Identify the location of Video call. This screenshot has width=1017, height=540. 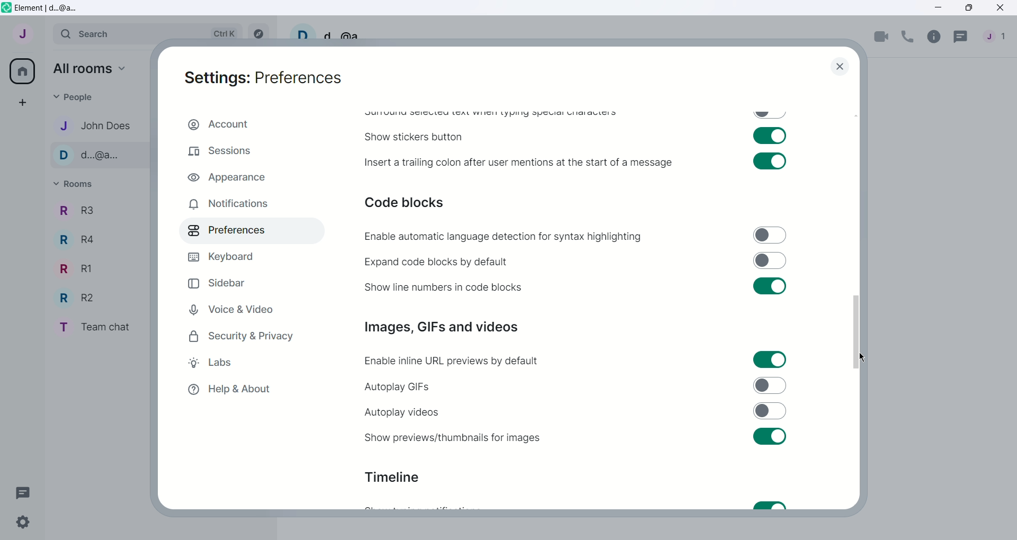
(881, 38).